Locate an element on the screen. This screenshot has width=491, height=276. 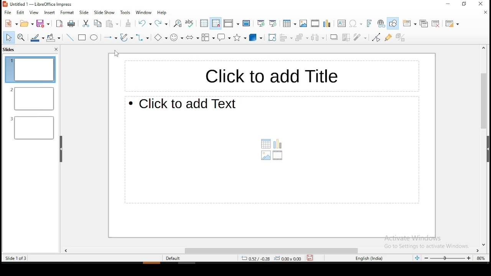
show draw functions is located at coordinates (393, 23).